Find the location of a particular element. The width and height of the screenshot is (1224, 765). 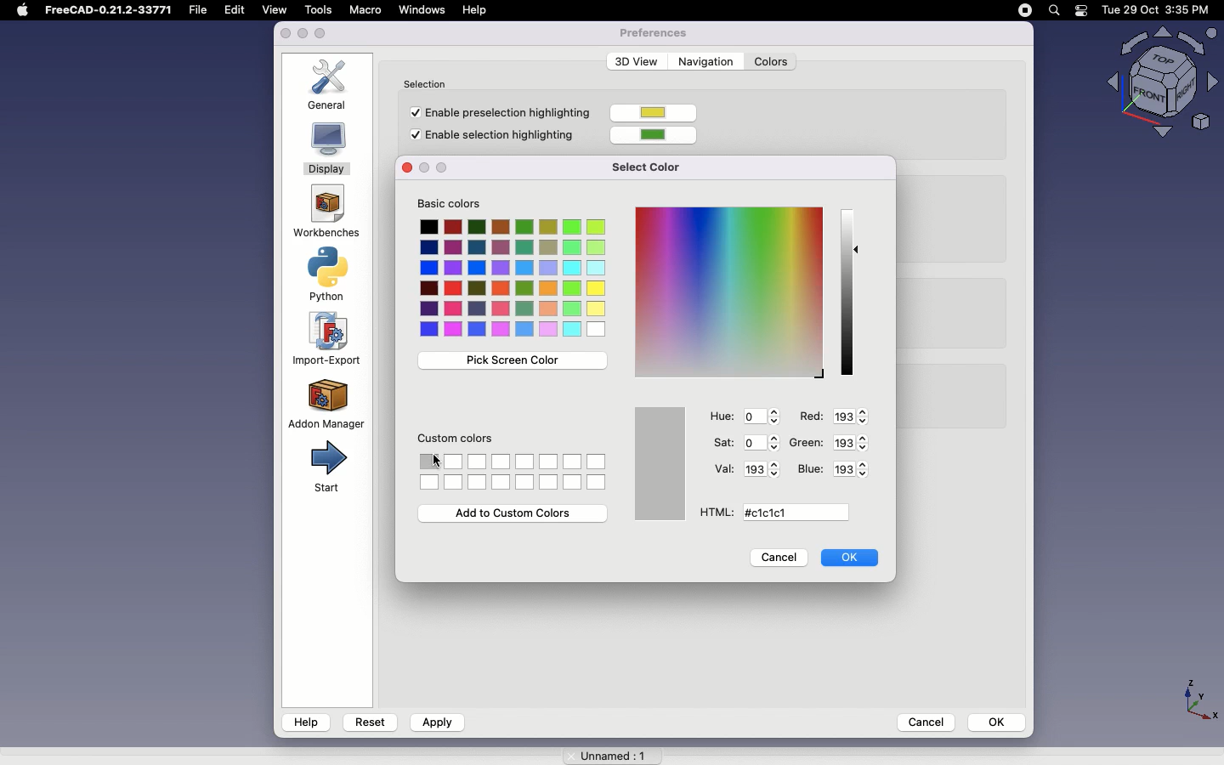

Addon Manager is located at coordinates (326, 403).